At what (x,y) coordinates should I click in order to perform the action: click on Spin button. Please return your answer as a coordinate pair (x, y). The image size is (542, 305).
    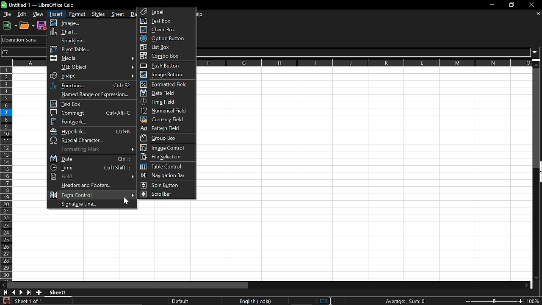
    Looking at the image, I should click on (163, 186).